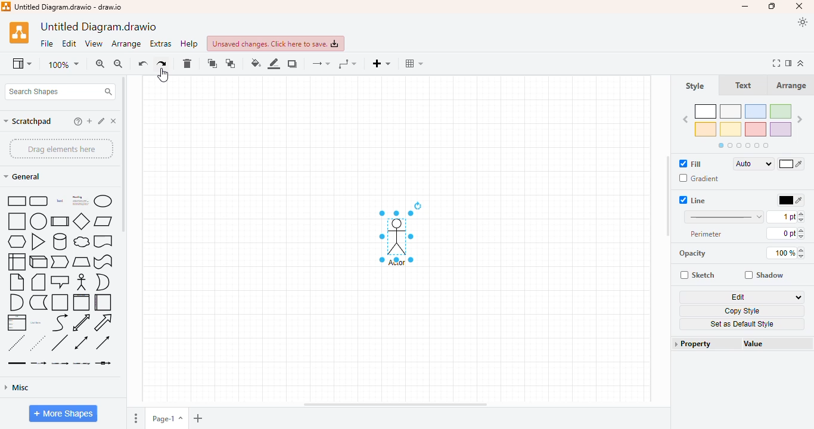  I want to click on text, so click(743, 85).